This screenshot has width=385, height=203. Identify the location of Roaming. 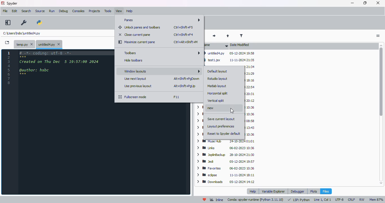
(250, 121).